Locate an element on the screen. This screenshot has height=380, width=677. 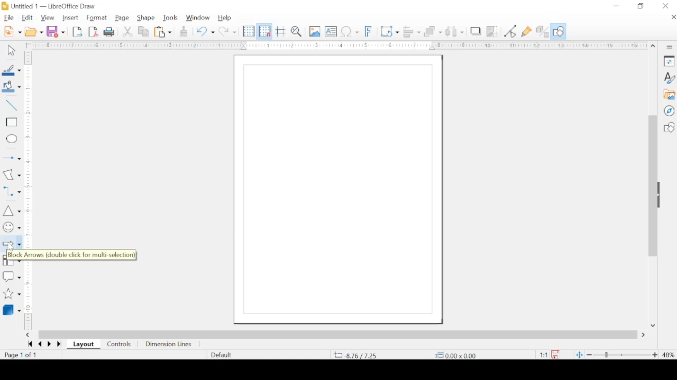
format is located at coordinates (97, 18).